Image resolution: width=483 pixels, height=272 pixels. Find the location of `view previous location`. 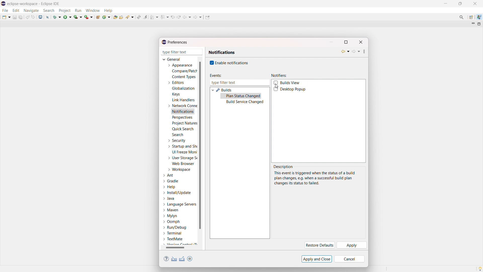

view previous location is located at coordinates (173, 17).